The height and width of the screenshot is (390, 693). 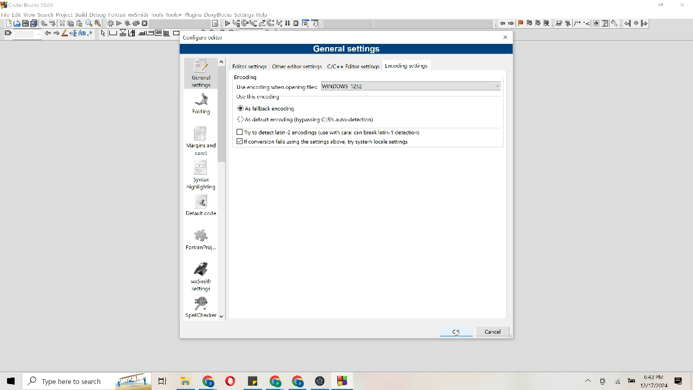 What do you see at coordinates (581, 24) in the screenshot?
I see `changes to image` at bounding box center [581, 24].